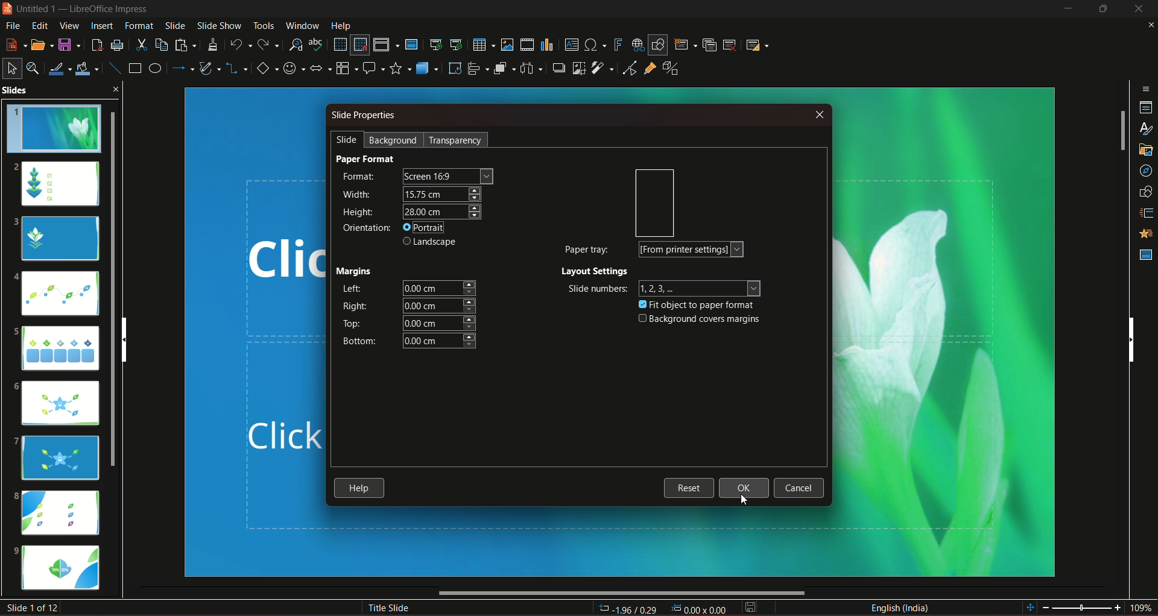  What do you see at coordinates (618, 45) in the screenshot?
I see `insert fontwork` at bounding box center [618, 45].